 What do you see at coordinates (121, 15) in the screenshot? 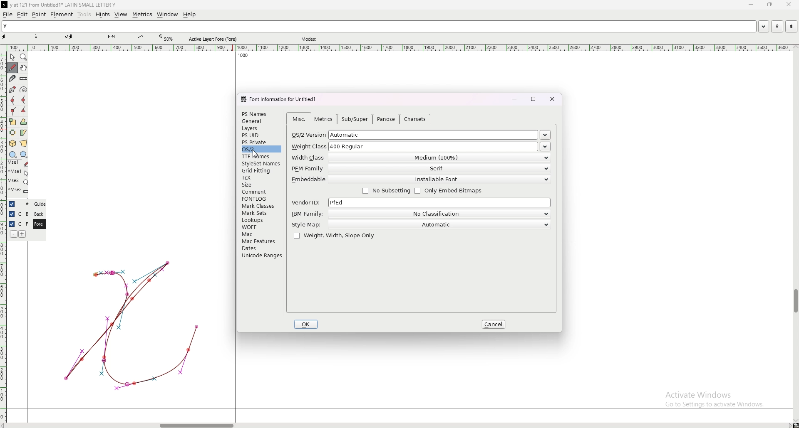
I see `view` at bounding box center [121, 15].